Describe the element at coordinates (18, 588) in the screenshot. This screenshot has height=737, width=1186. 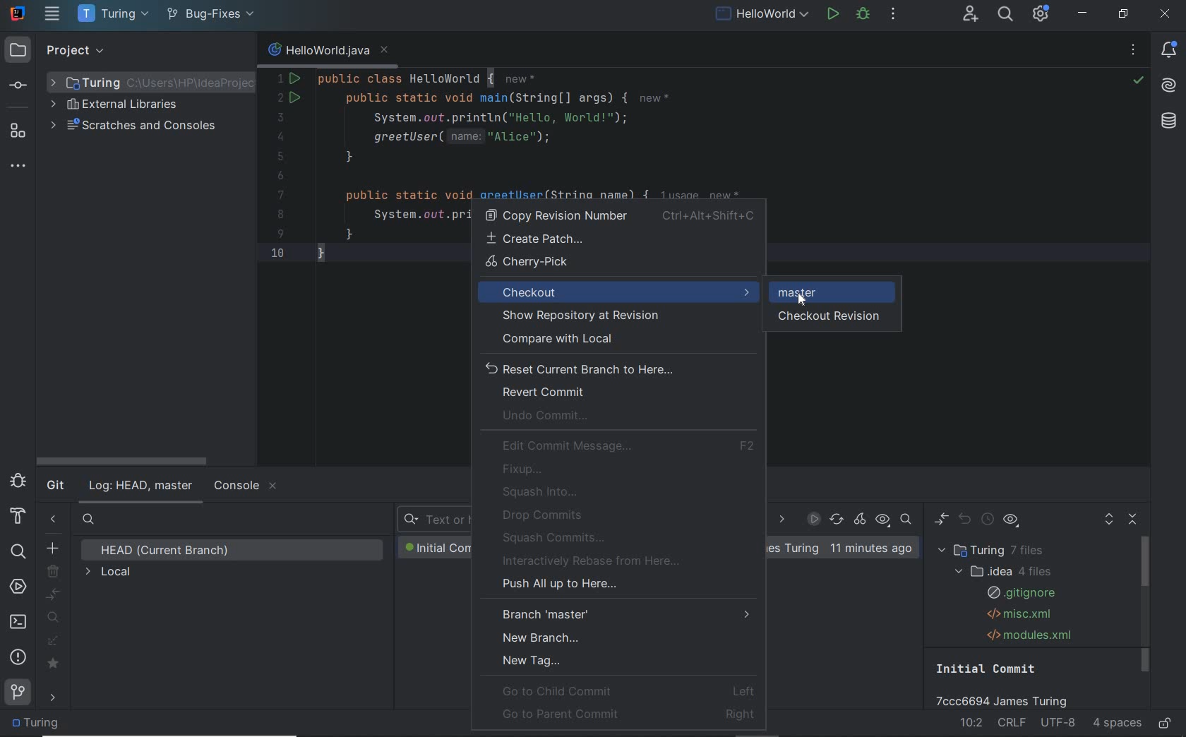
I see `services` at that location.